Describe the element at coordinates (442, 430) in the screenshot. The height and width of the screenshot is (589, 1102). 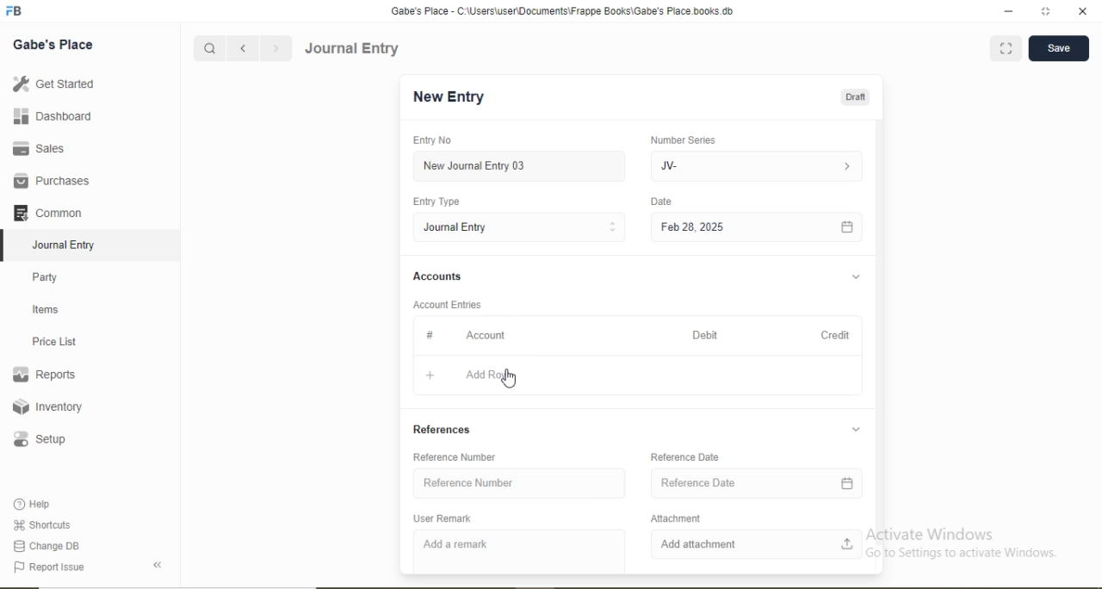
I see `References` at that location.